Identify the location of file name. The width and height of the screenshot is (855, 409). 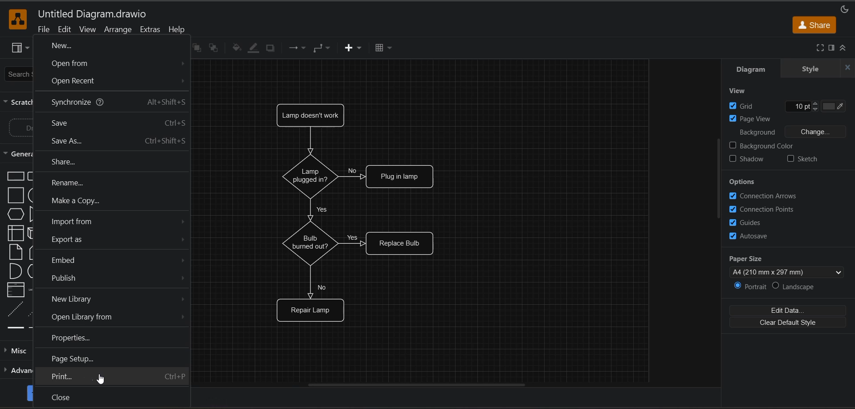
(93, 15).